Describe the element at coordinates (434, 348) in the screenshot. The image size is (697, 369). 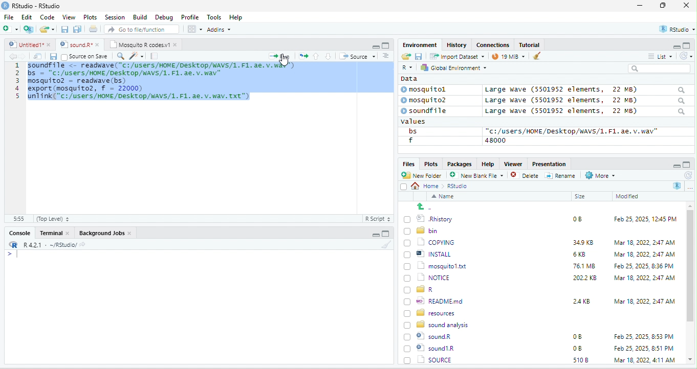
I see `| SOURCE` at that location.